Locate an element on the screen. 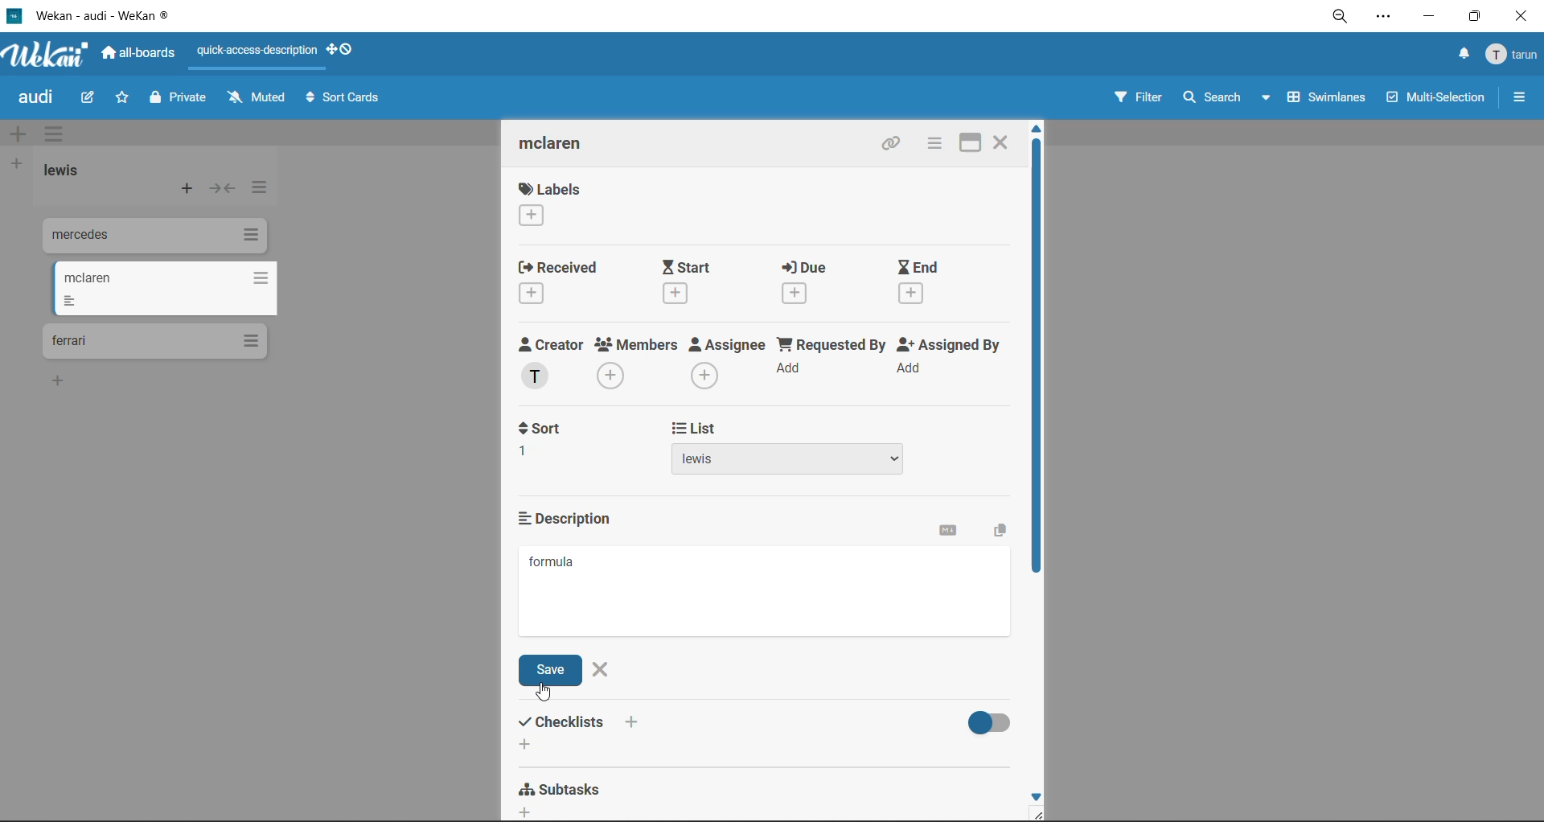 This screenshot has width=1544, height=822. assigned by is located at coordinates (955, 360).